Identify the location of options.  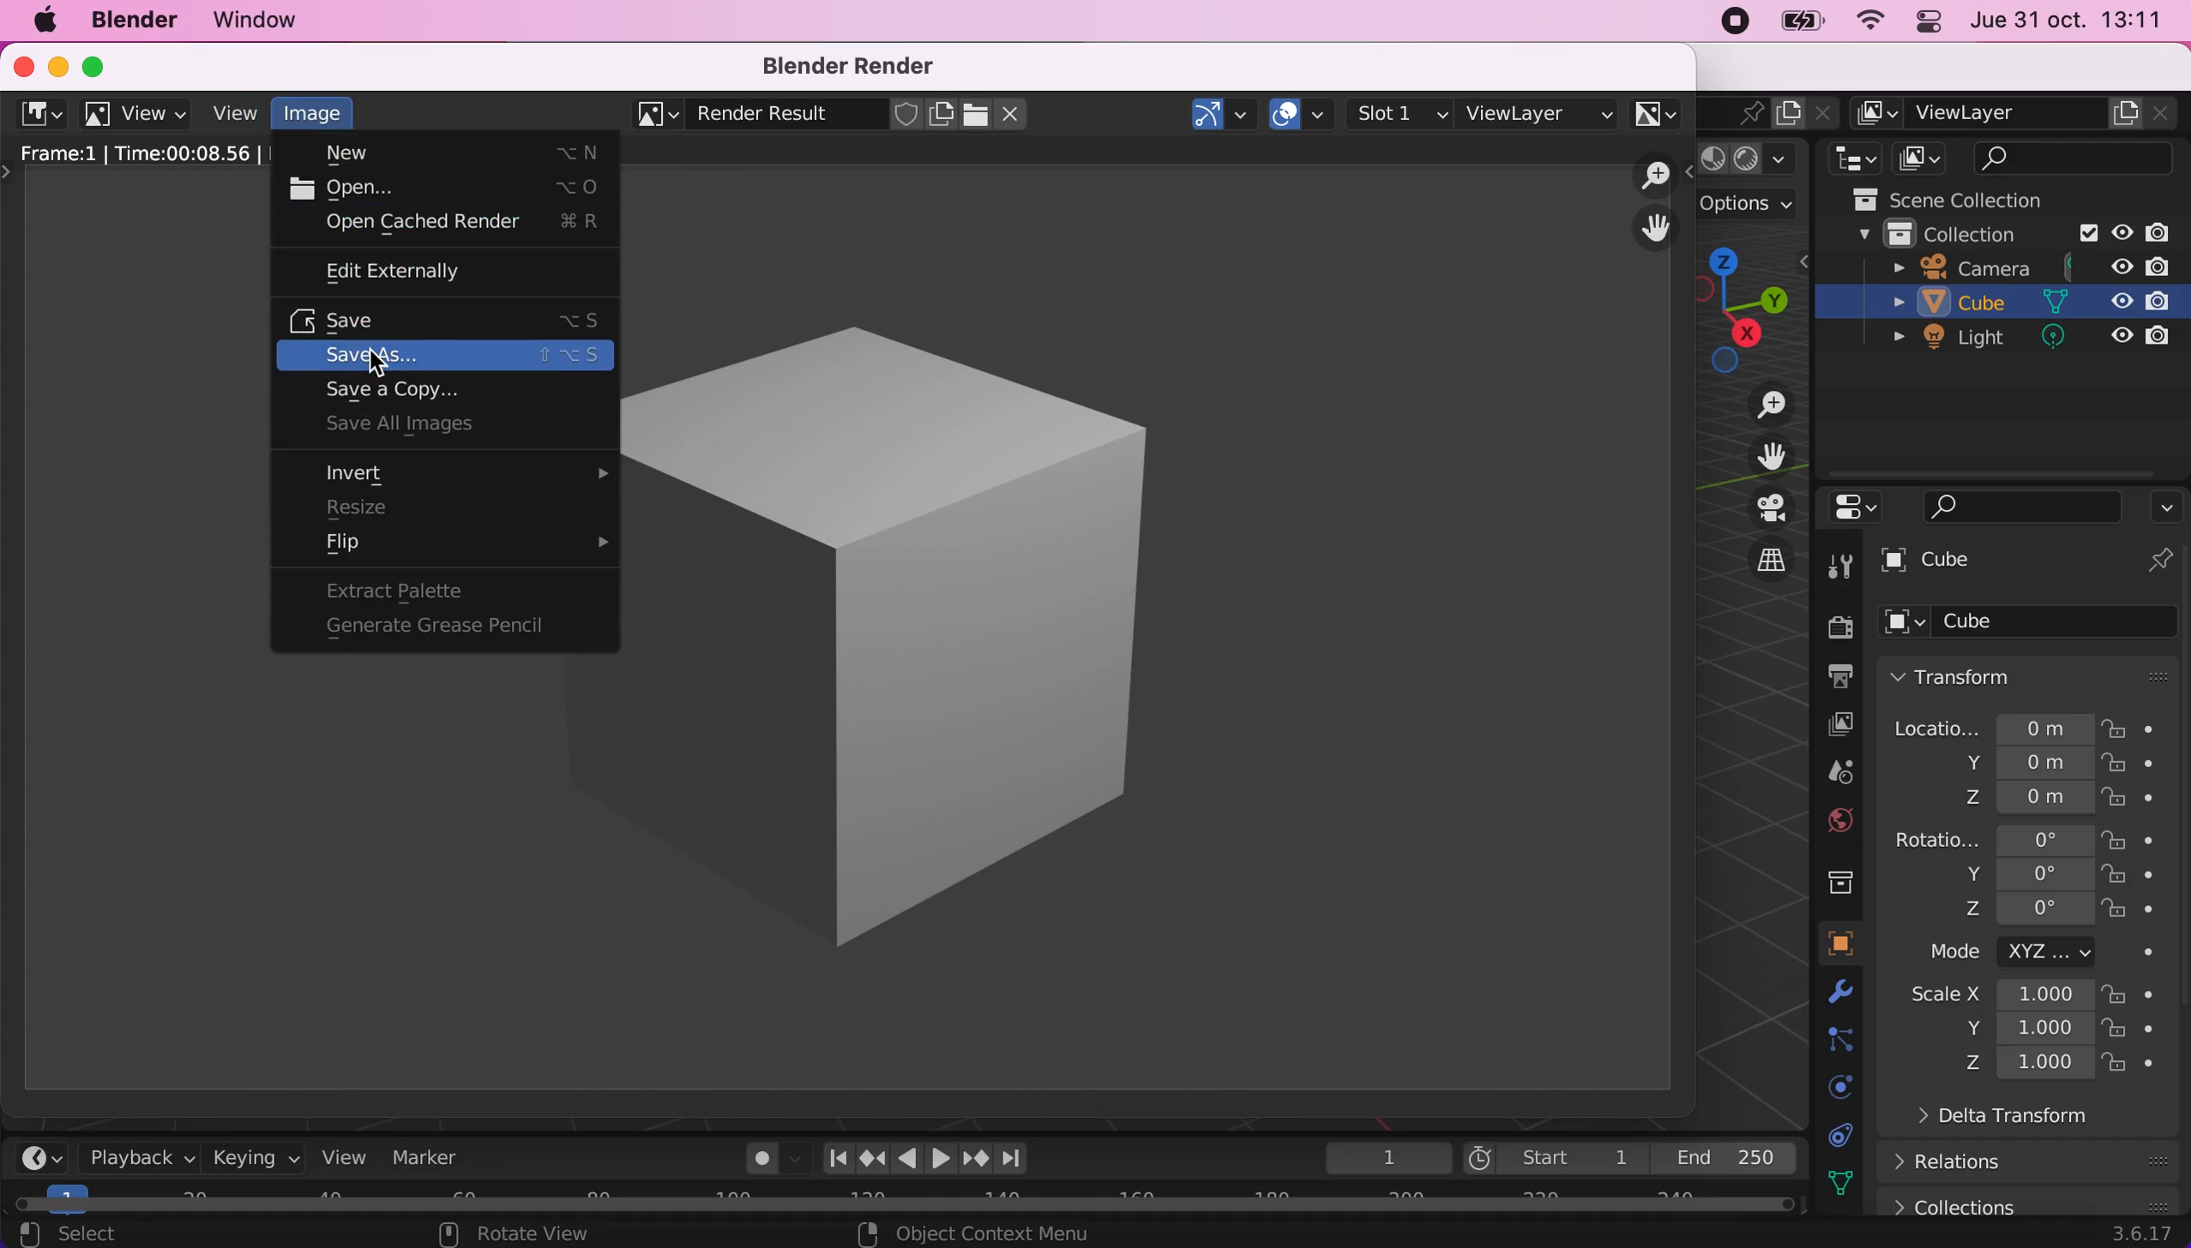
(1760, 207).